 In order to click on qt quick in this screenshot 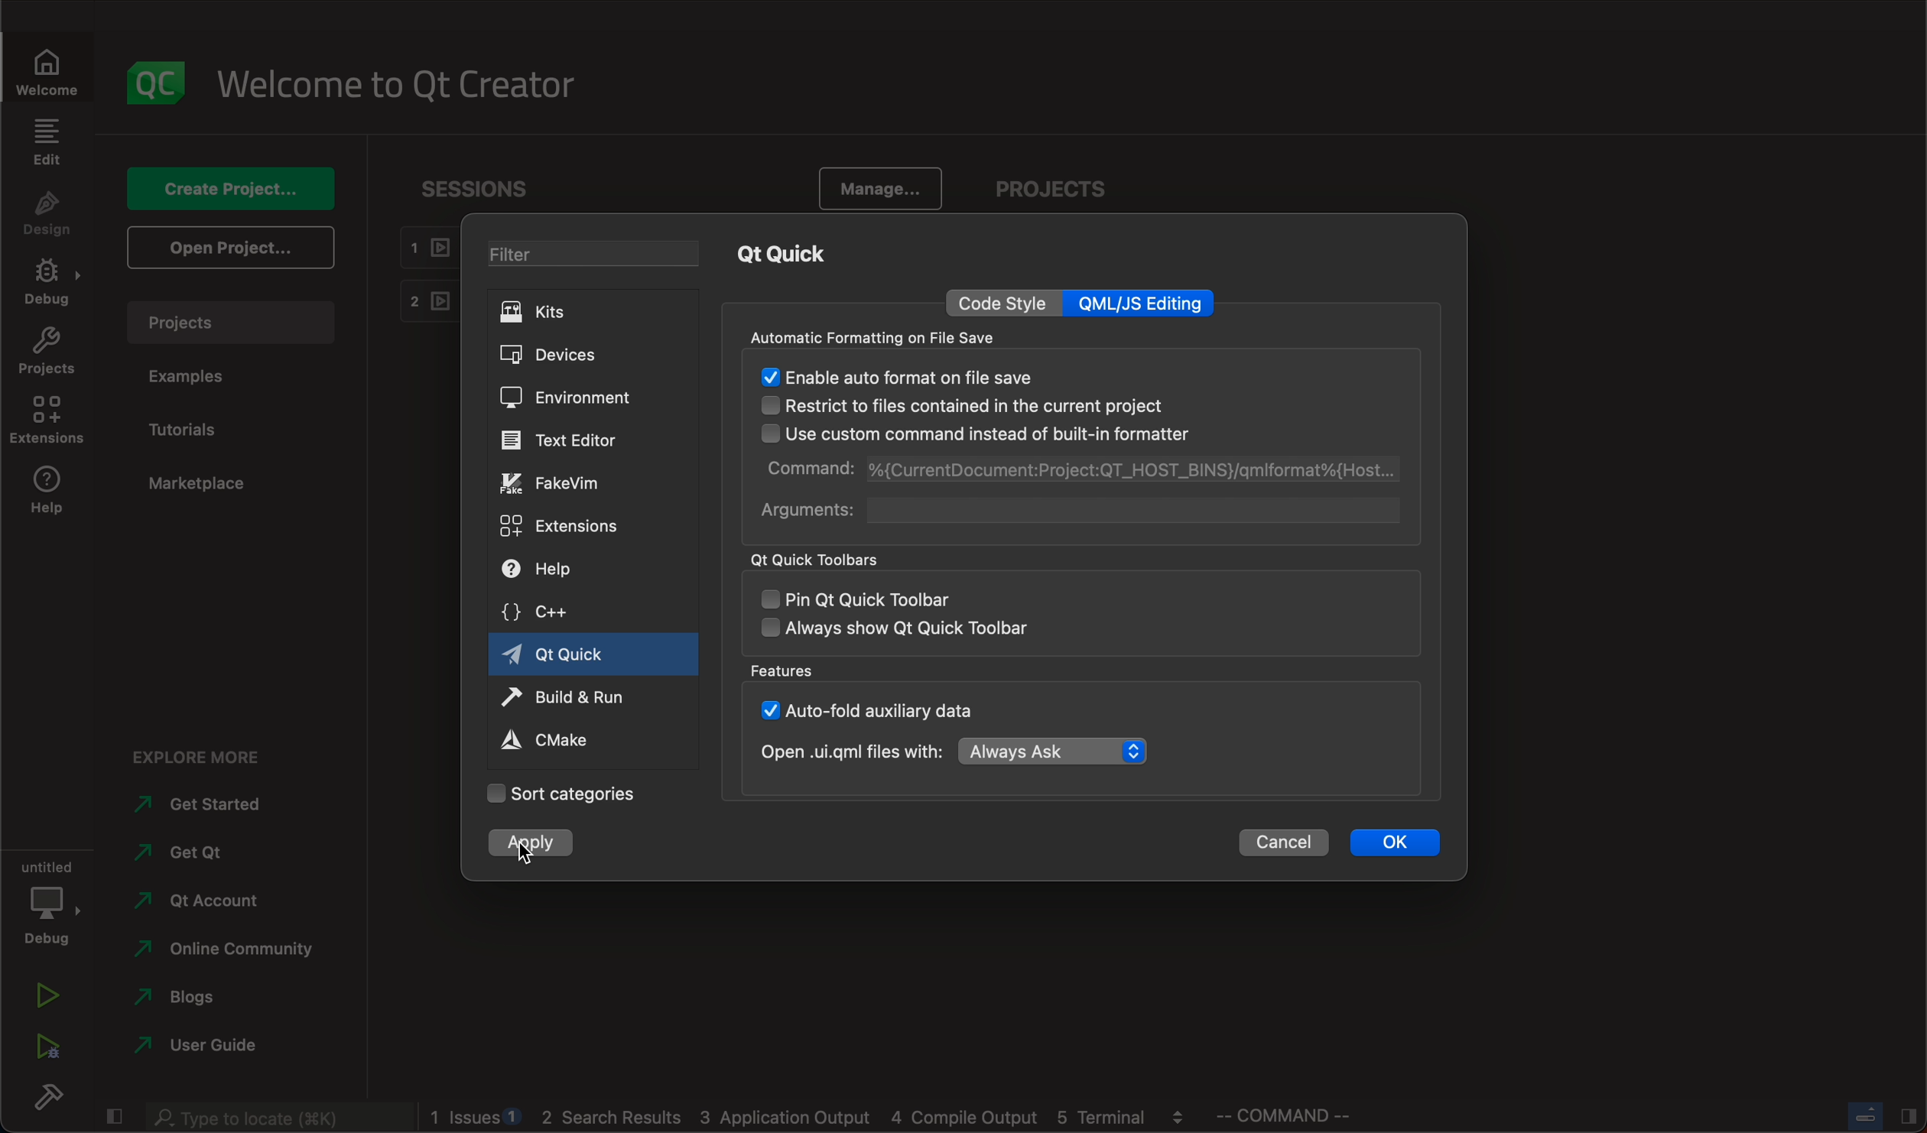, I will do `click(787, 254)`.